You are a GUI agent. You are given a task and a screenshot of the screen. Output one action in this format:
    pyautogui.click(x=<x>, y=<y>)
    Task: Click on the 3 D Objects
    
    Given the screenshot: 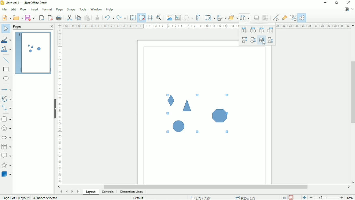 What is the action you would take?
    pyautogui.click(x=7, y=174)
    